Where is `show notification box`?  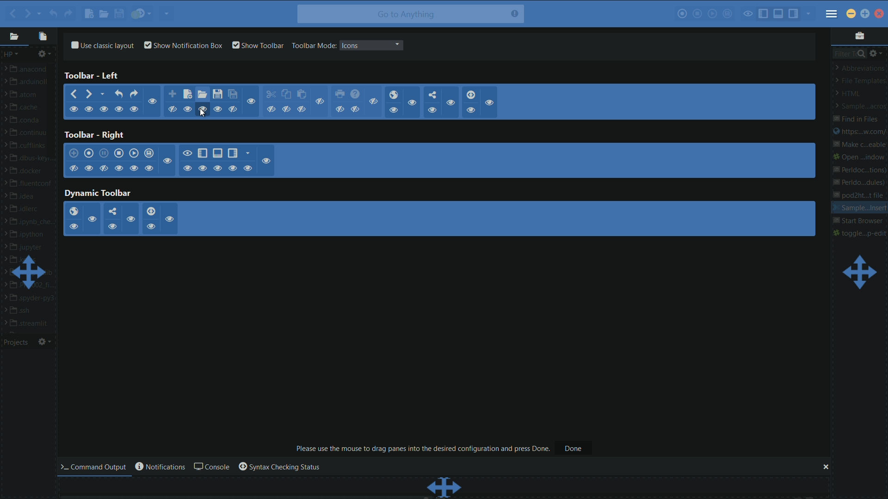 show notification box is located at coordinates (184, 45).